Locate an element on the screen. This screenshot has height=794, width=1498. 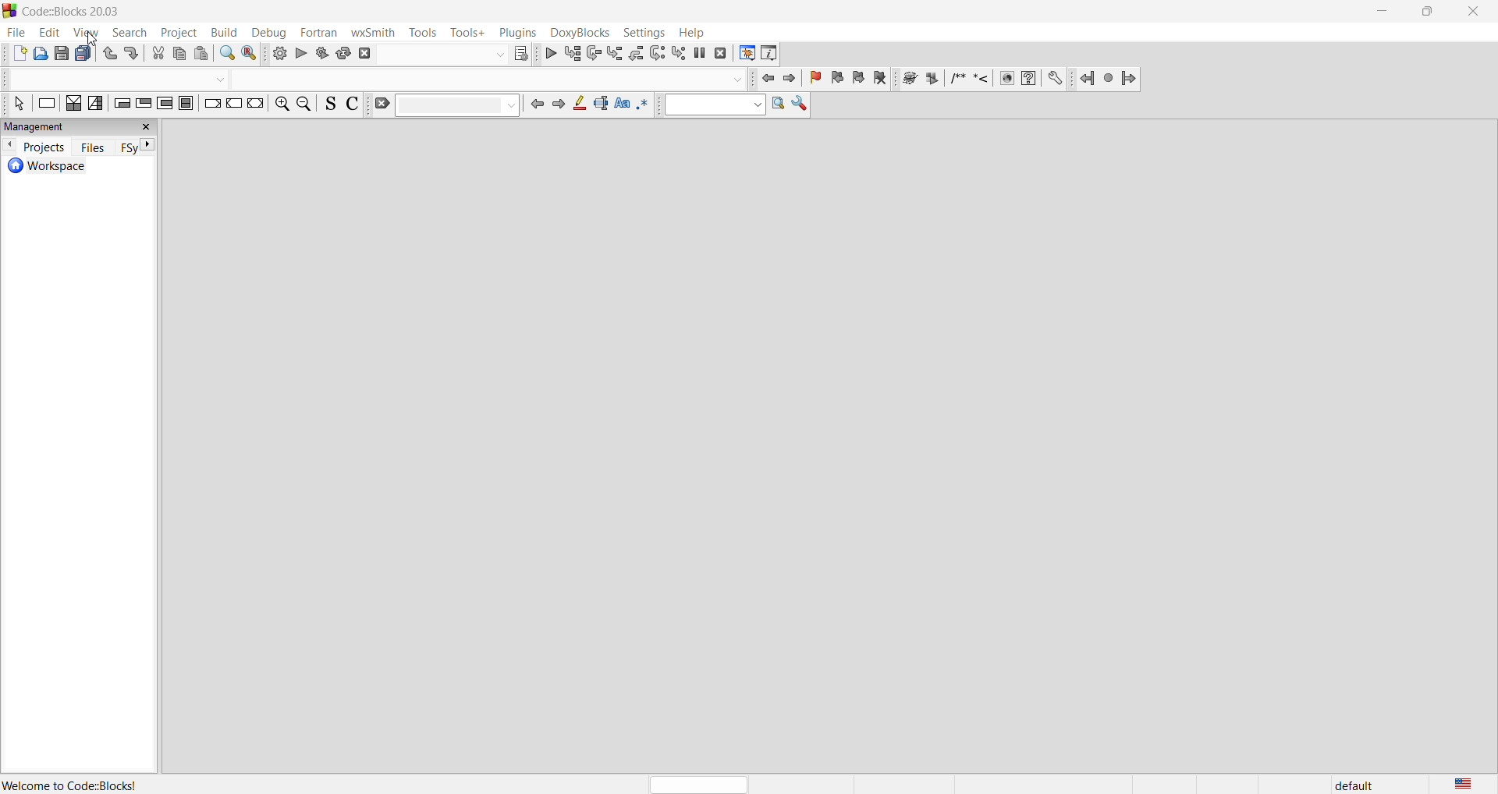
entry conditional loop is located at coordinates (122, 105).